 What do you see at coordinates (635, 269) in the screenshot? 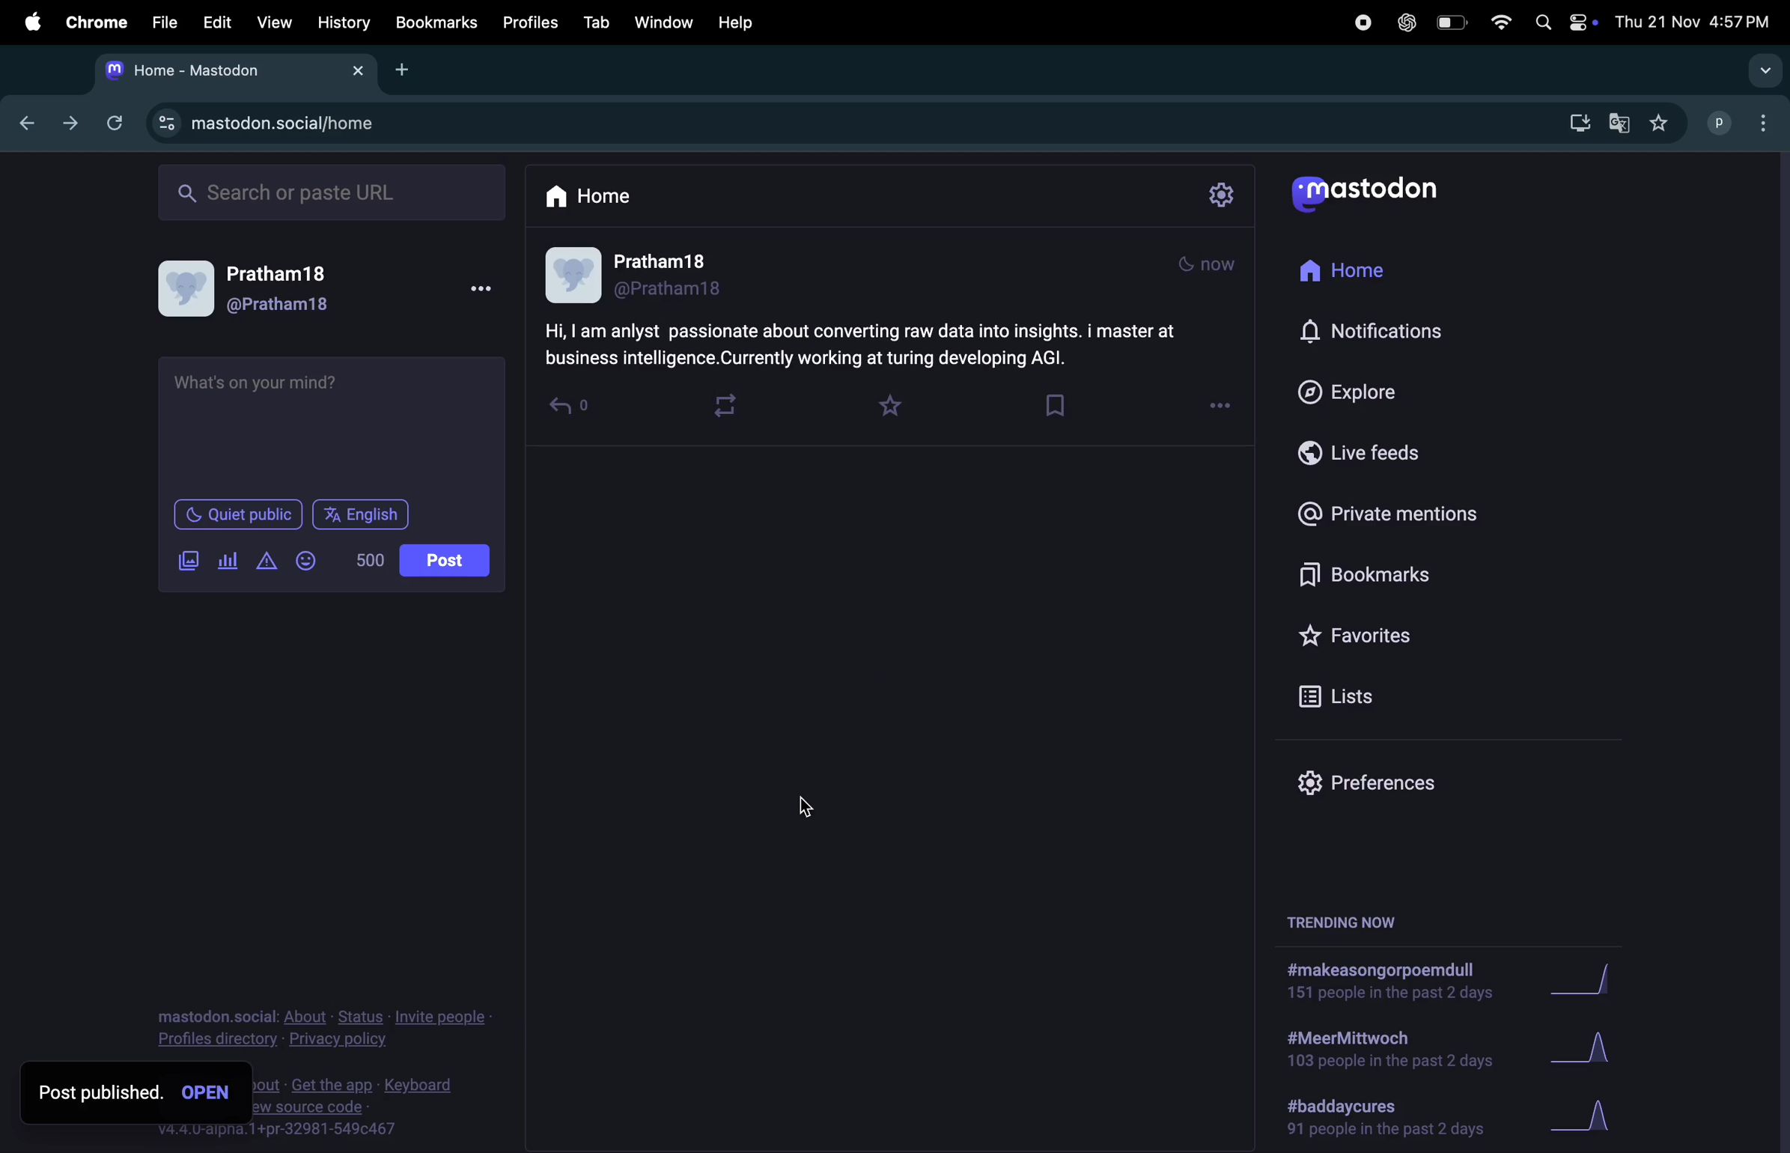
I see `profile` at bounding box center [635, 269].